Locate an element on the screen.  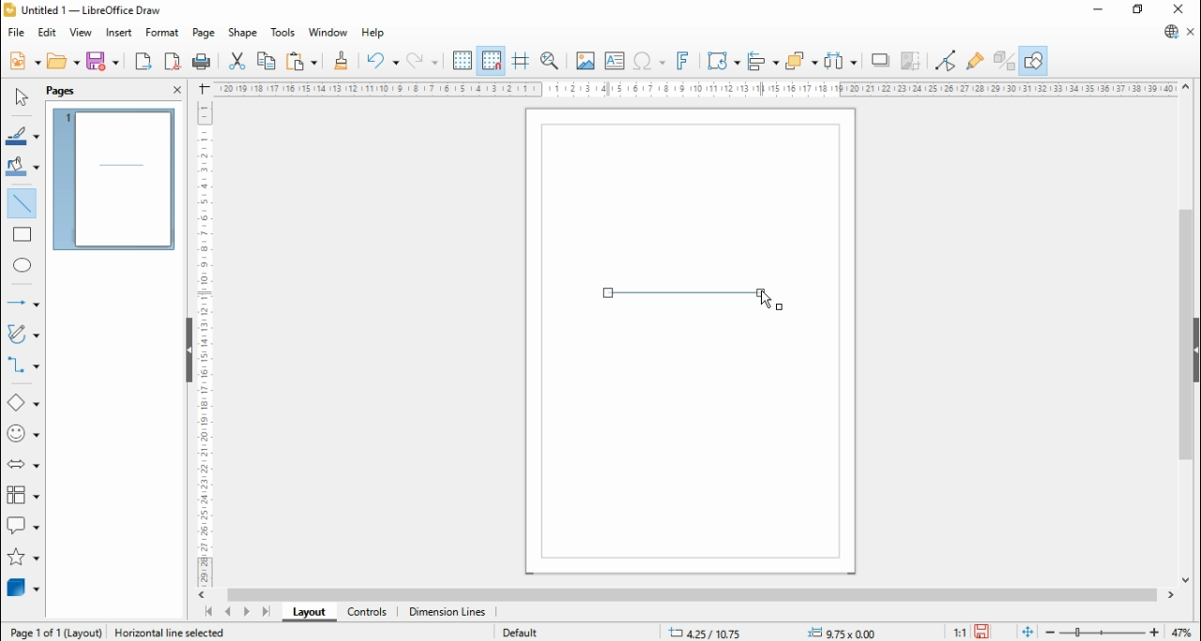
align objects is located at coordinates (765, 60).